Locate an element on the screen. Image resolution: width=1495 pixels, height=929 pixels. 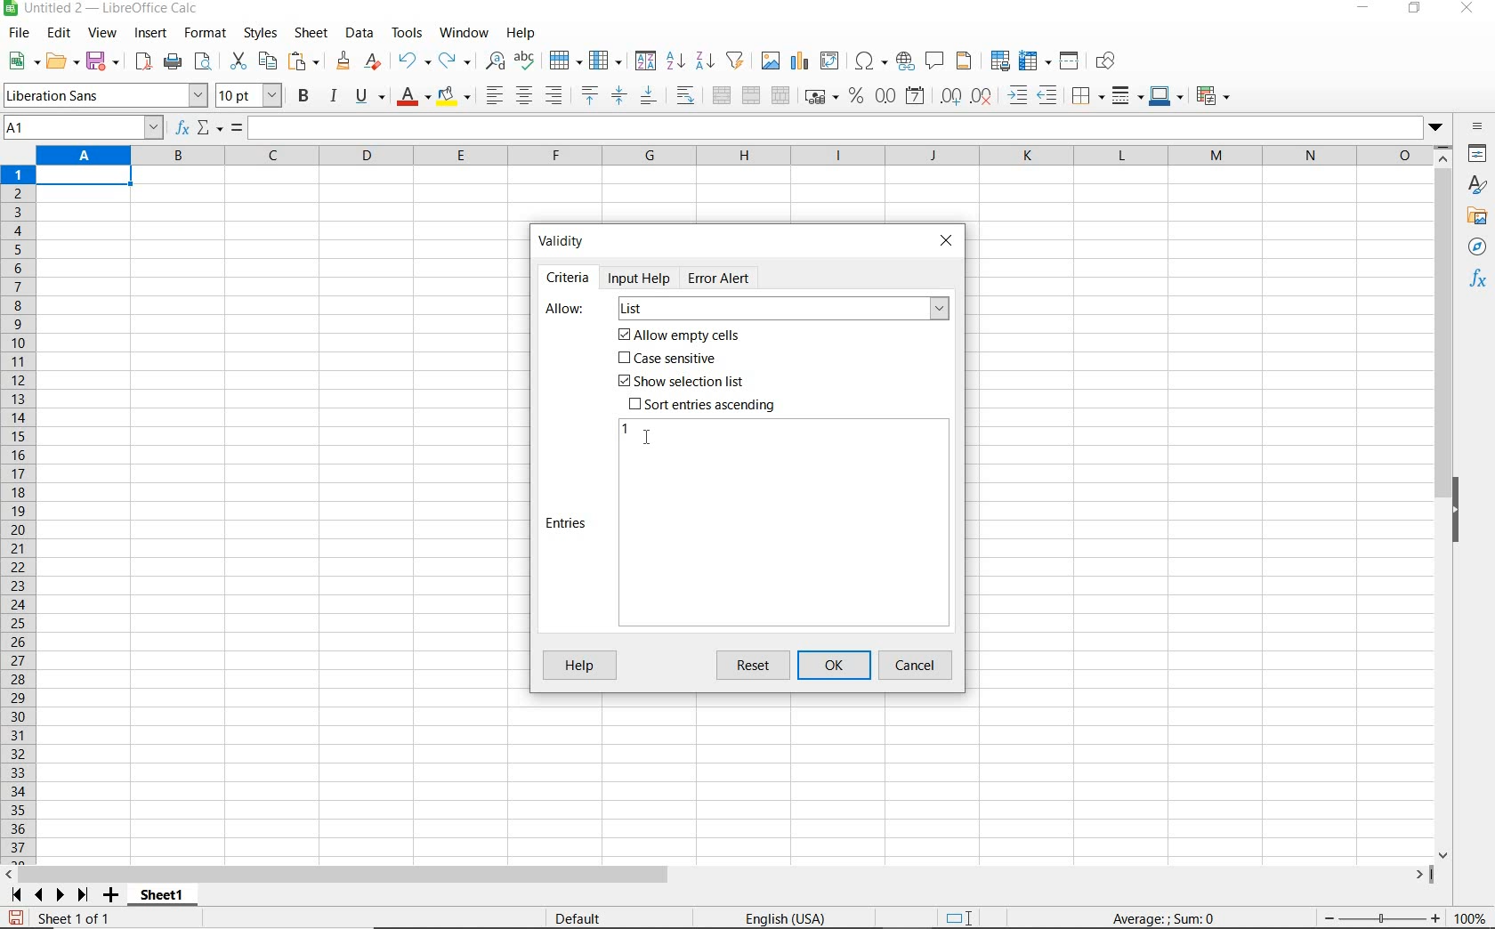
font size is located at coordinates (249, 95).